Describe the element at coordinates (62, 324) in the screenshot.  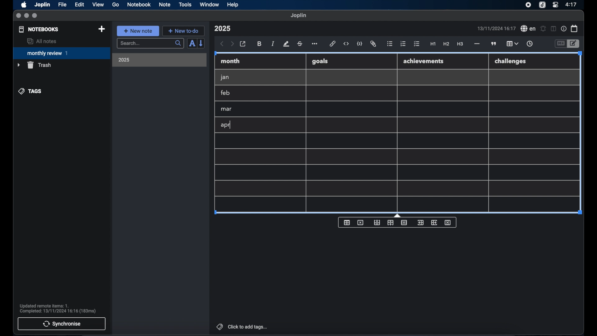
I see `synchronise` at that location.